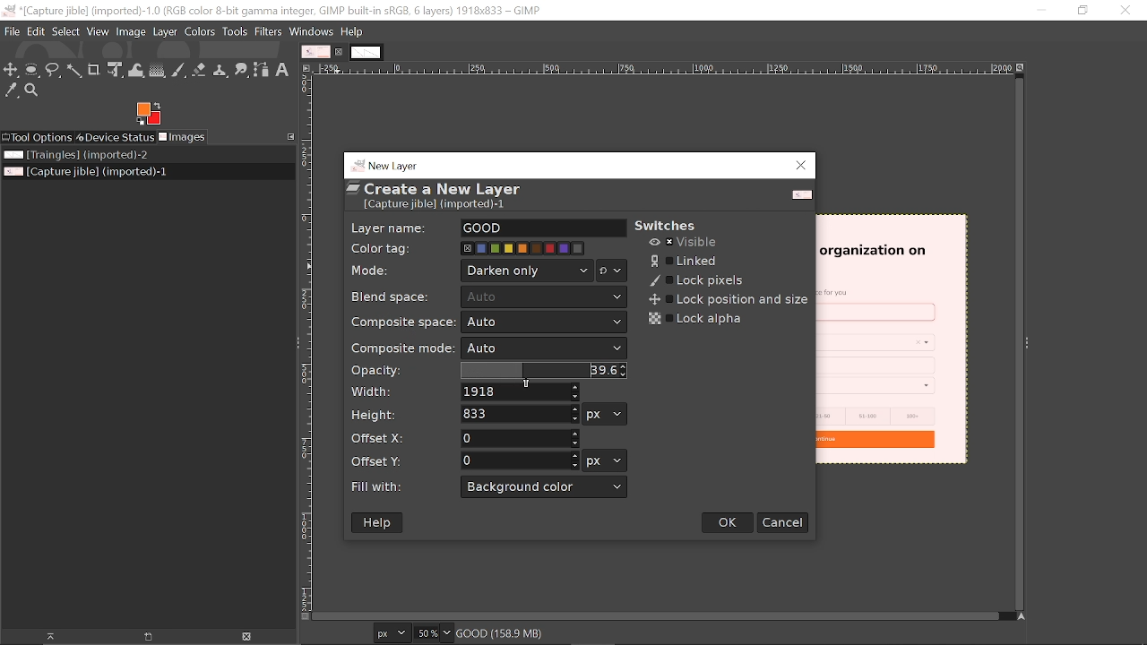 The height and width of the screenshot is (645, 1147). Describe the element at coordinates (283, 69) in the screenshot. I see `Text tool` at that location.